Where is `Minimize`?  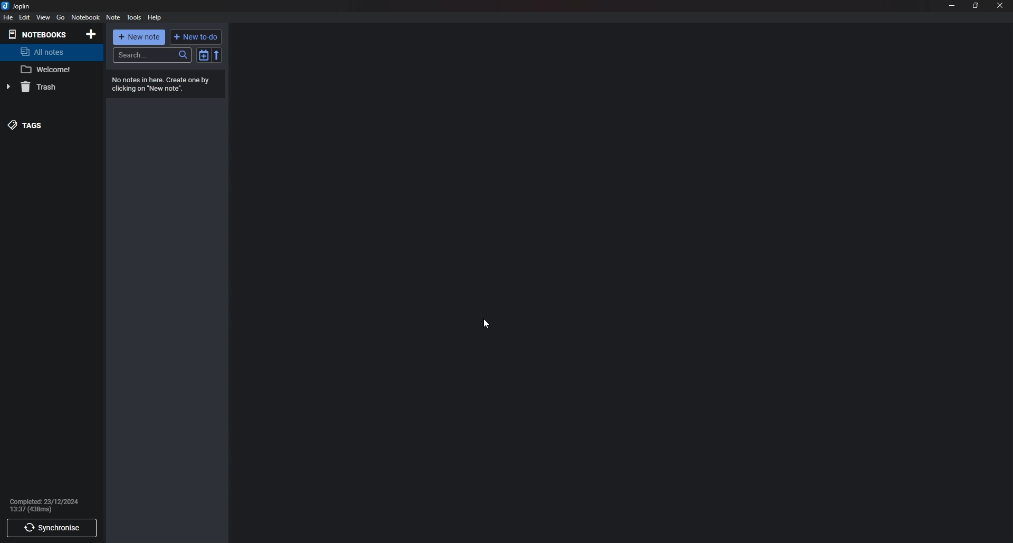 Minimize is located at coordinates (952, 5).